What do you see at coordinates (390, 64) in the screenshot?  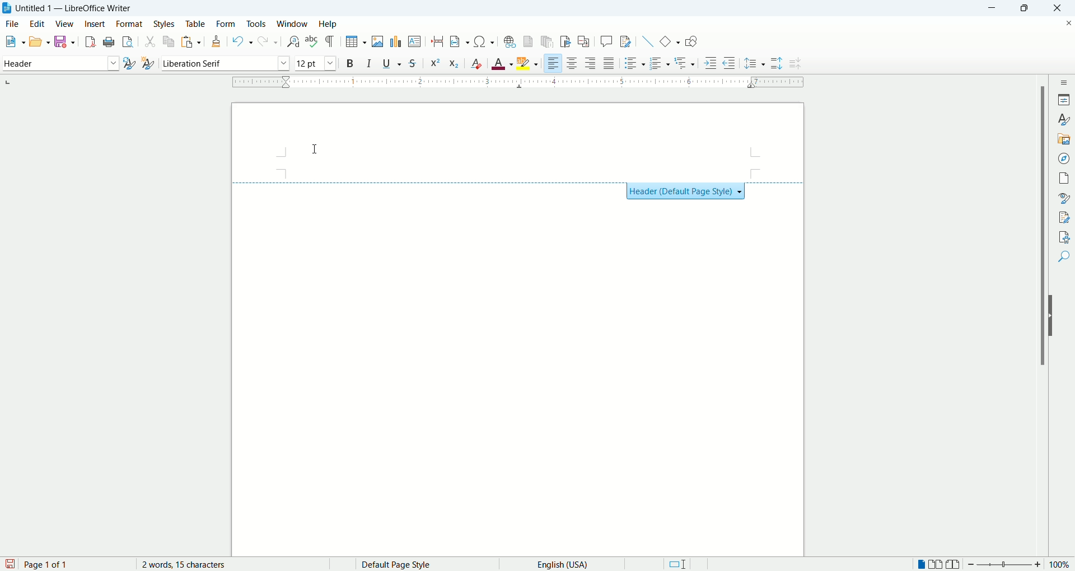 I see `underline` at bounding box center [390, 64].